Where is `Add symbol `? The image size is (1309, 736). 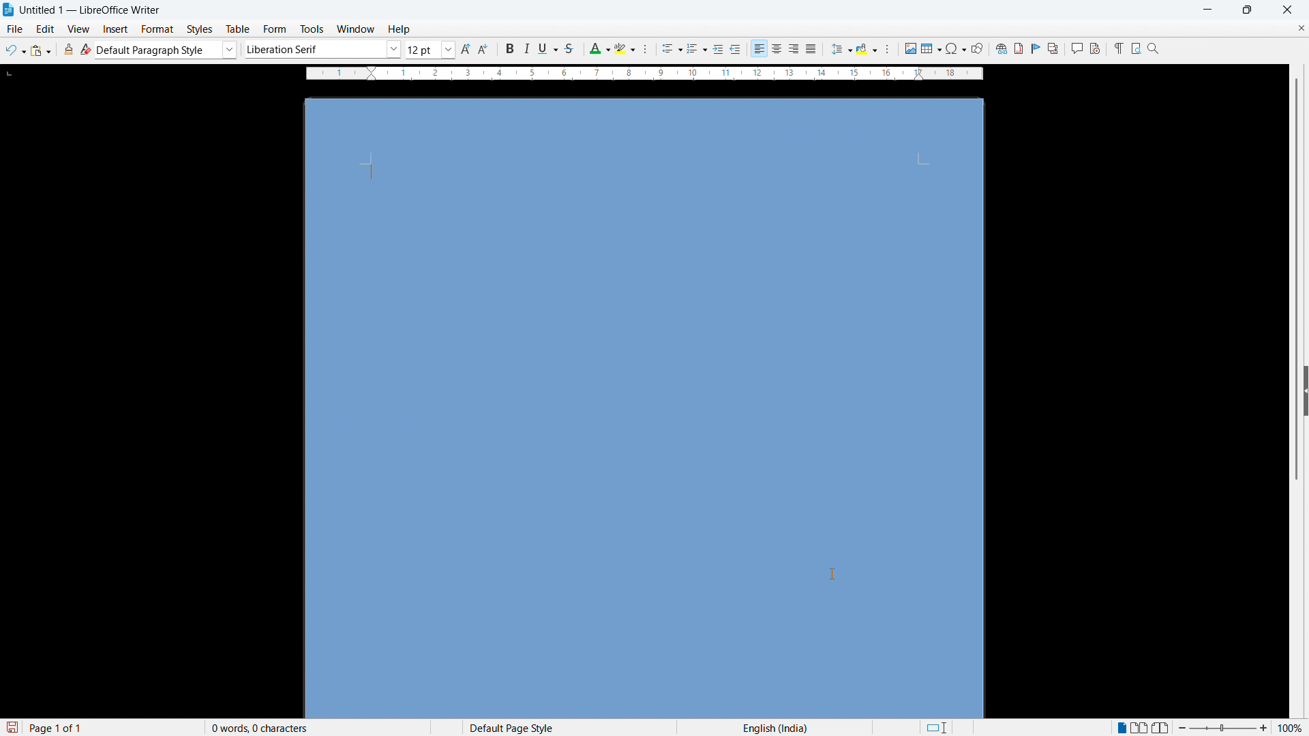
Add symbol  is located at coordinates (955, 48).